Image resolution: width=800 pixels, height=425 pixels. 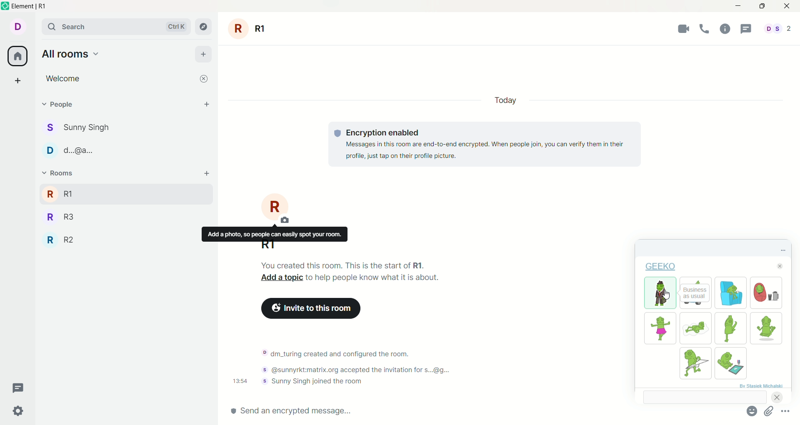 I want to click on options, so click(x=783, y=250).